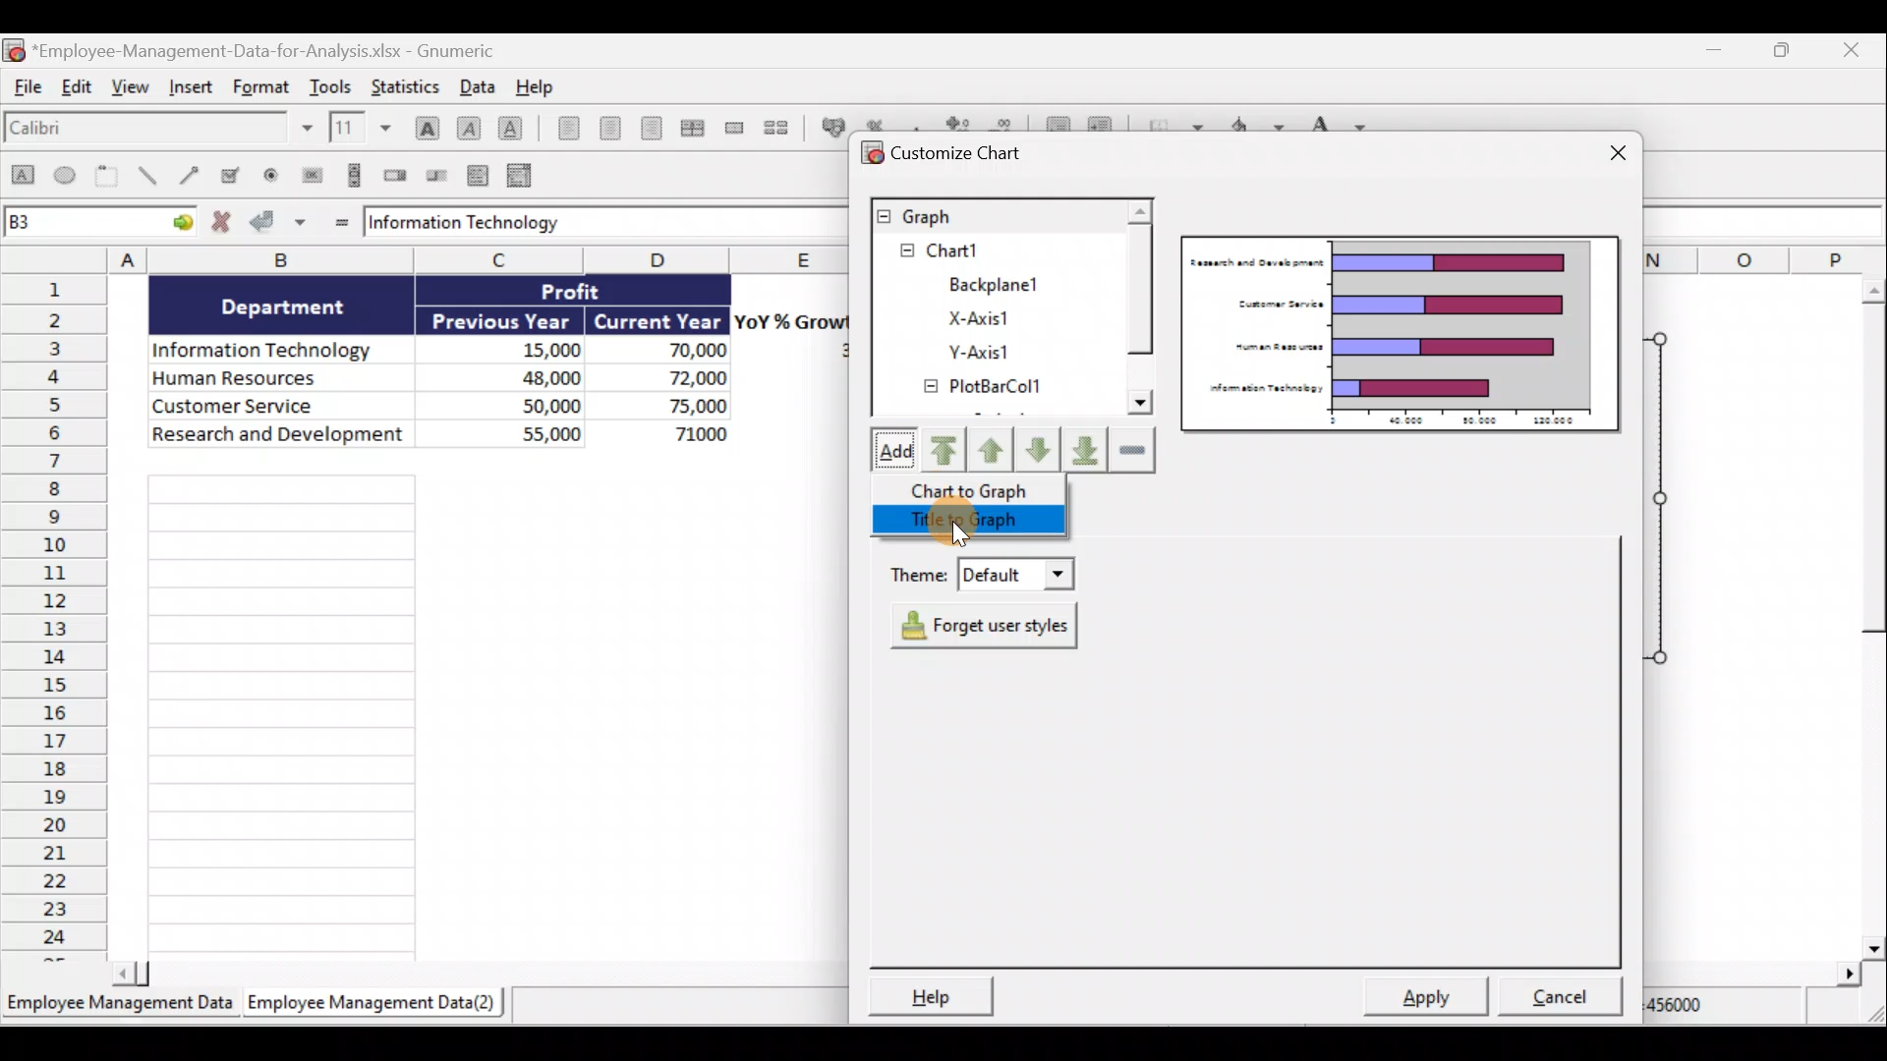  Describe the element at coordinates (133, 94) in the screenshot. I see `View` at that location.